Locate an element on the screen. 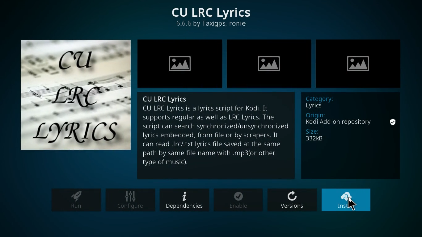 This screenshot has height=237, width=422. description is located at coordinates (216, 140).